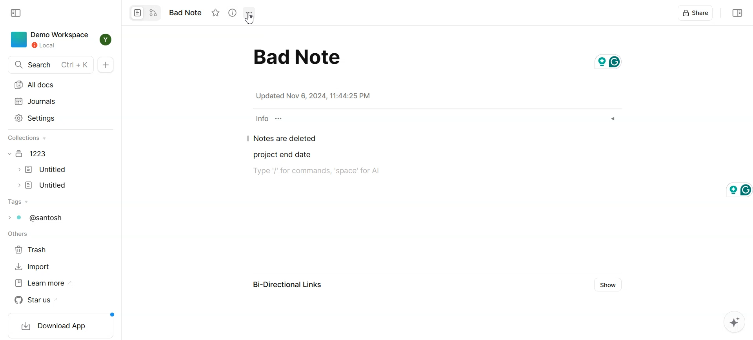  I want to click on note details, so click(311, 96).